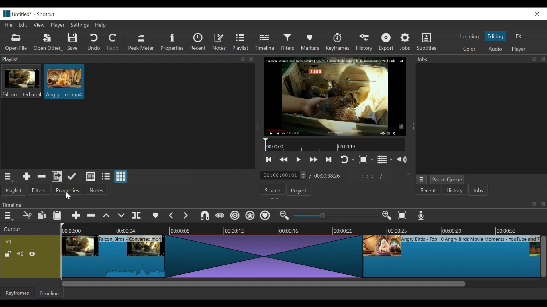 This screenshot has height=307, width=547. Describe the element at coordinates (120, 177) in the screenshot. I see `view as icons` at that location.